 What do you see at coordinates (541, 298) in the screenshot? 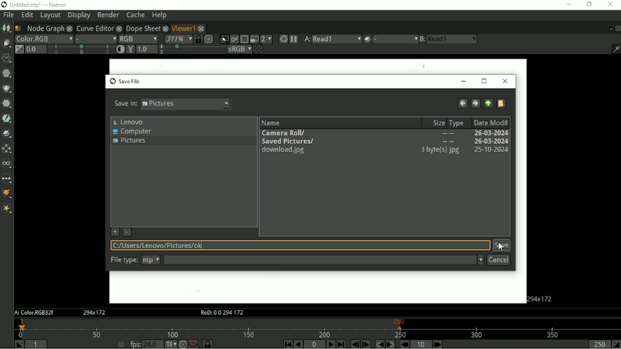
I see `Aspect` at bounding box center [541, 298].